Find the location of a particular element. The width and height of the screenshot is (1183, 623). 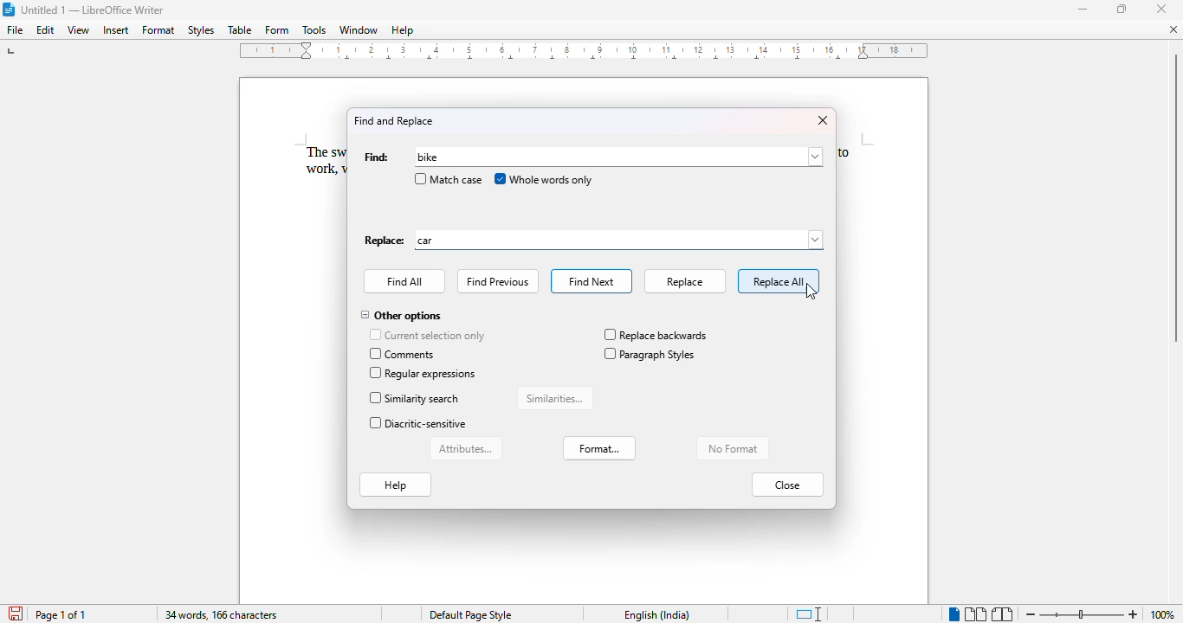

similarities is located at coordinates (555, 398).